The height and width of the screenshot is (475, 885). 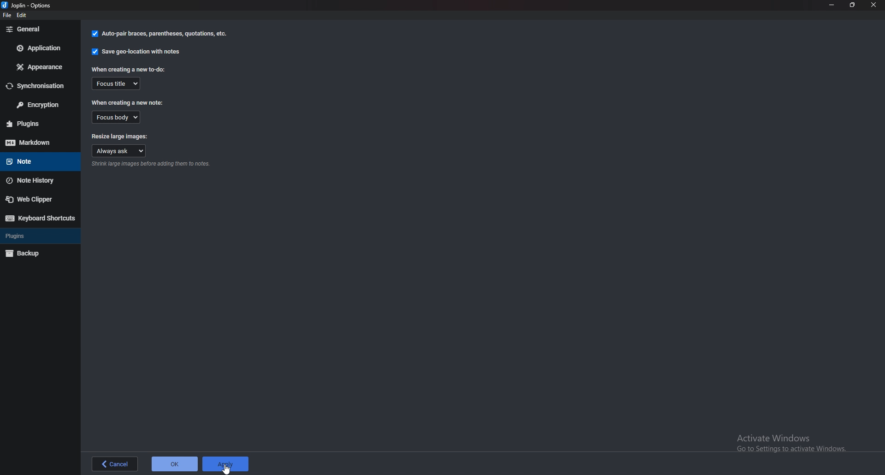 I want to click on Encryption, so click(x=39, y=104).